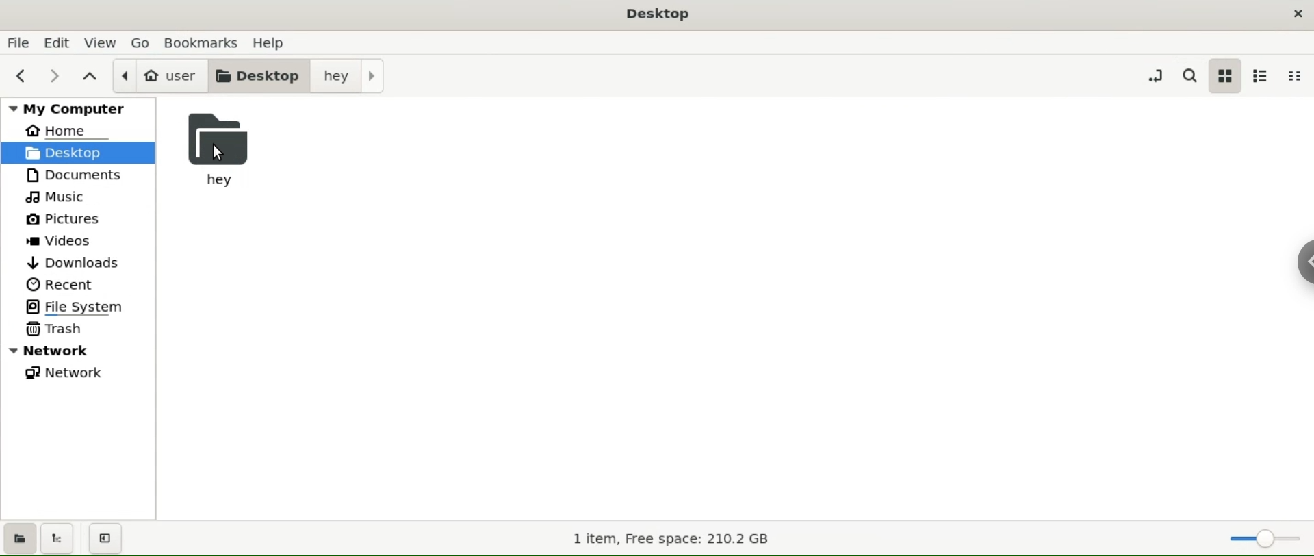 This screenshot has width=1314, height=556. What do you see at coordinates (58, 75) in the screenshot?
I see `next` at bounding box center [58, 75].